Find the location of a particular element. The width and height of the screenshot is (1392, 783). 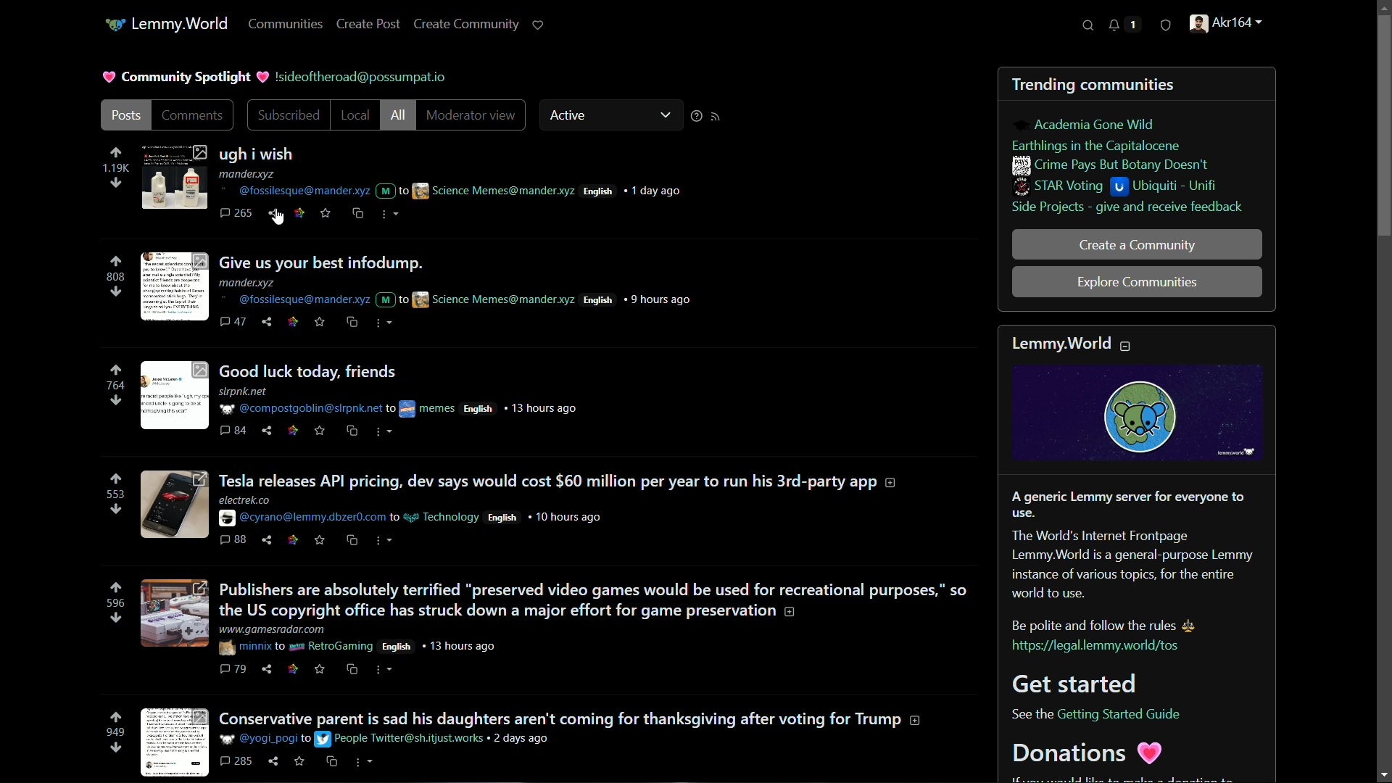

 2 days ago is located at coordinates (520, 739).